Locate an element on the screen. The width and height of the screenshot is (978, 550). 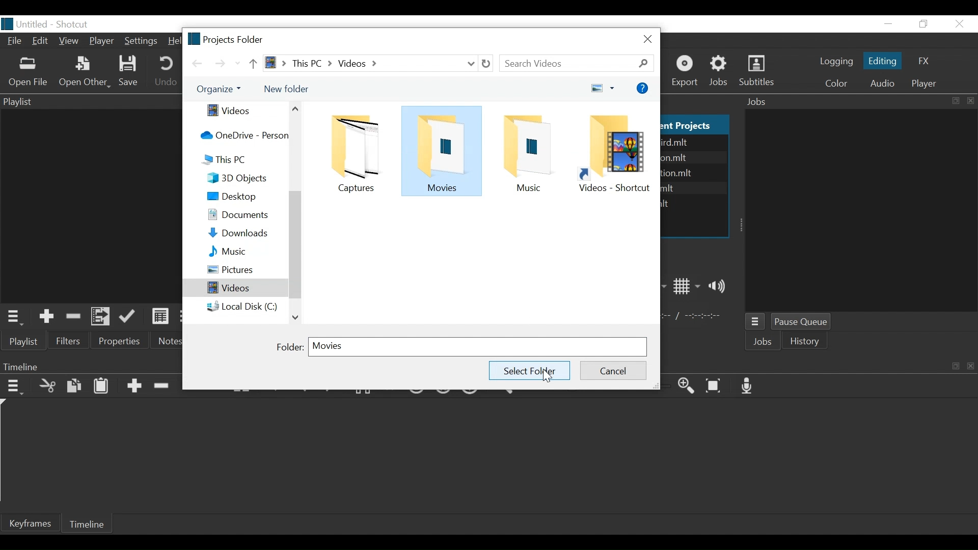
Player is located at coordinates (102, 41).